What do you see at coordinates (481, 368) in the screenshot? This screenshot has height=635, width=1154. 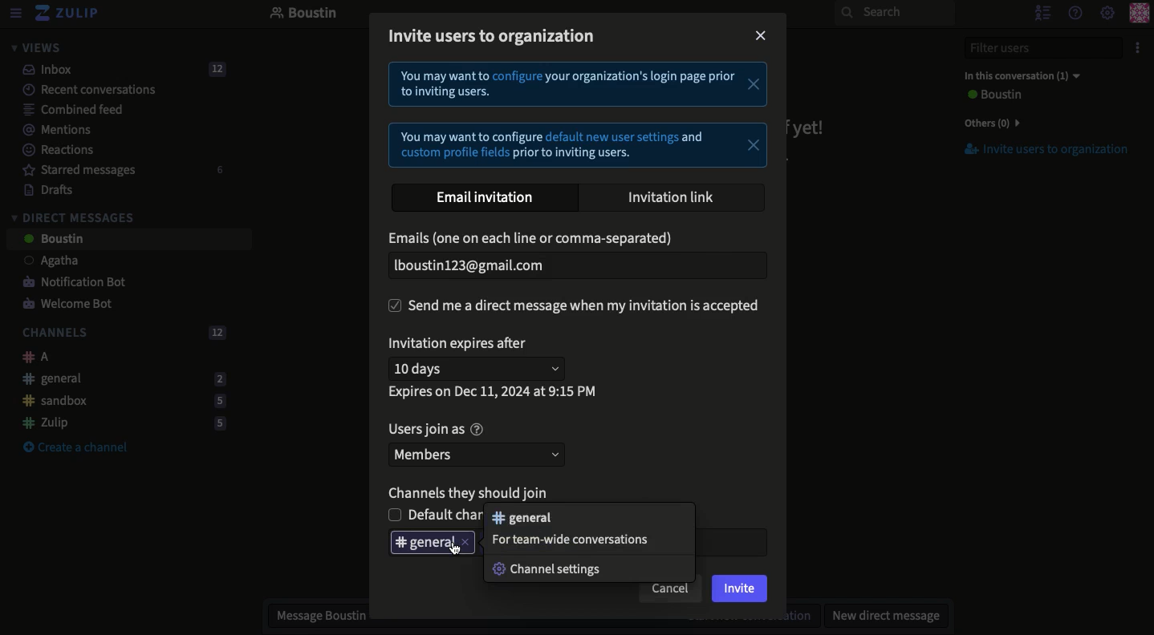 I see `10 days` at bounding box center [481, 368].